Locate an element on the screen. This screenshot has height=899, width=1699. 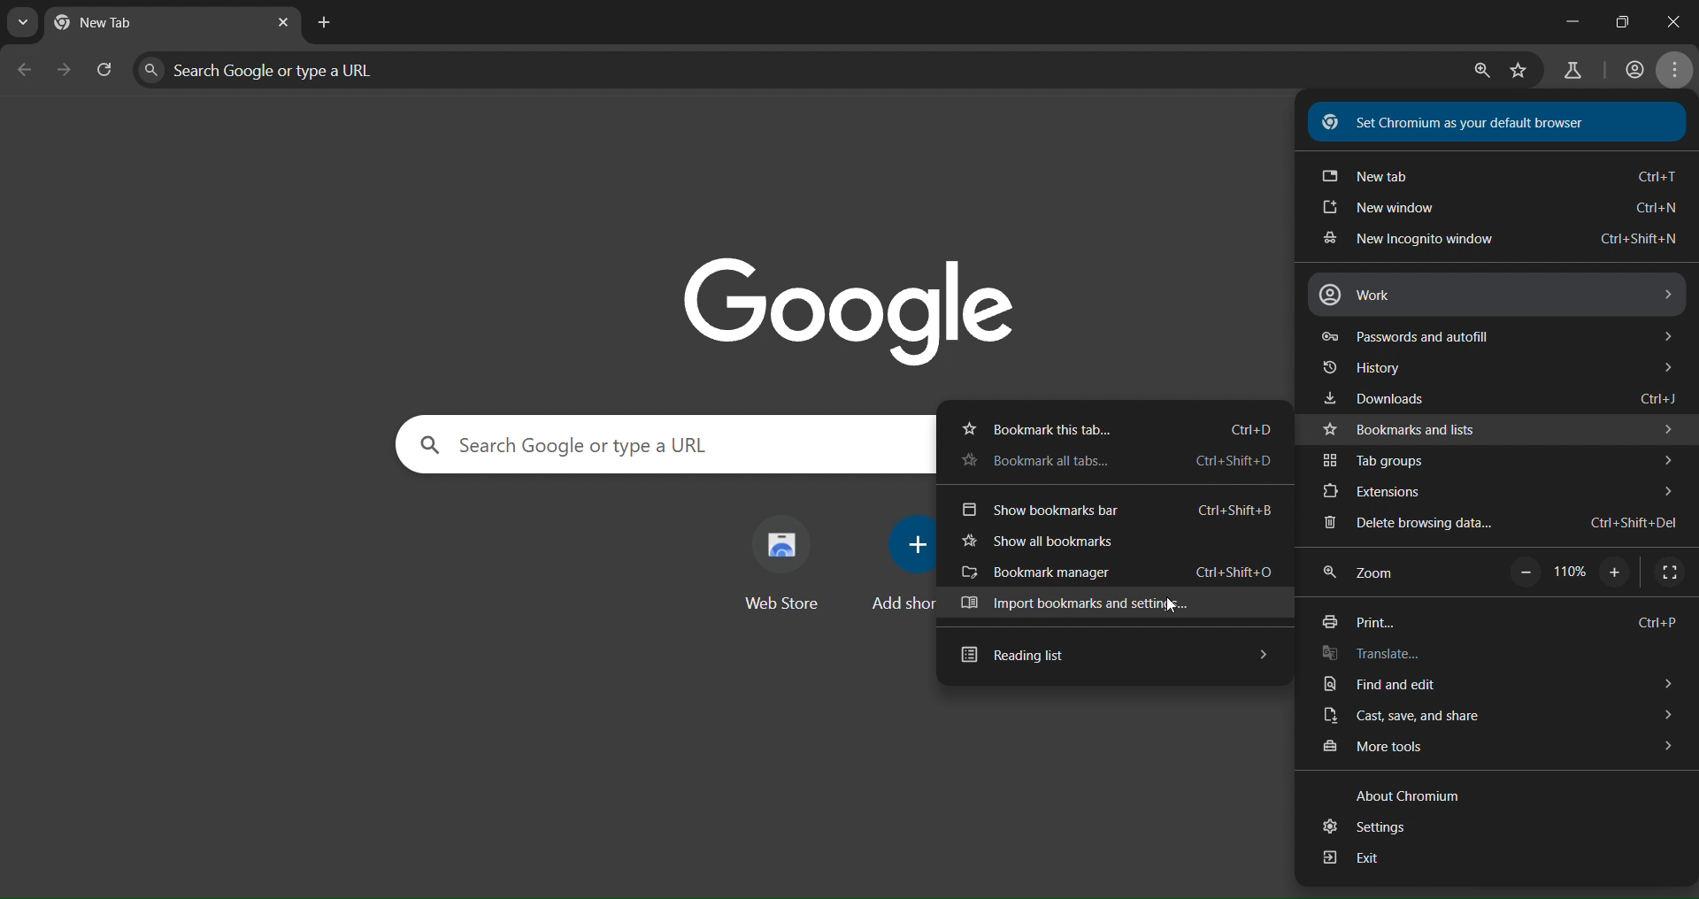
history is located at coordinates (1497, 367).